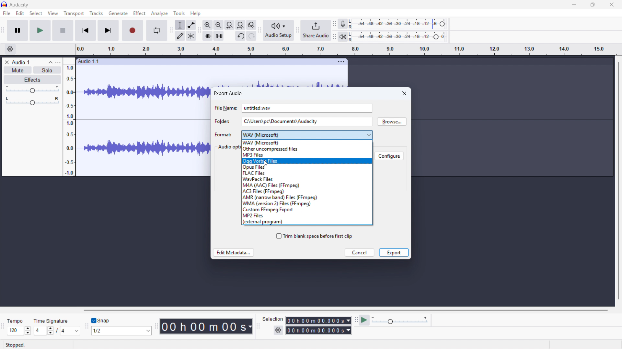  What do you see at coordinates (108, 30) in the screenshot?
I see `Skip to last ` at bounding box center [108, 30].